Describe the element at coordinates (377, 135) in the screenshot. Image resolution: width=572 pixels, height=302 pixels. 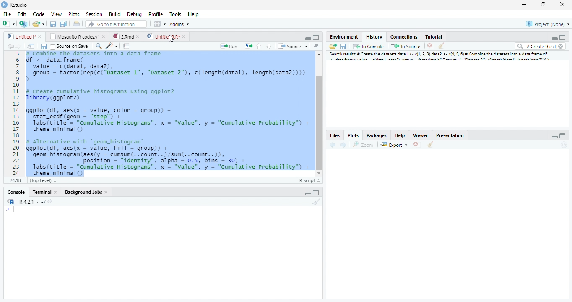
I see `Packages` at that location.